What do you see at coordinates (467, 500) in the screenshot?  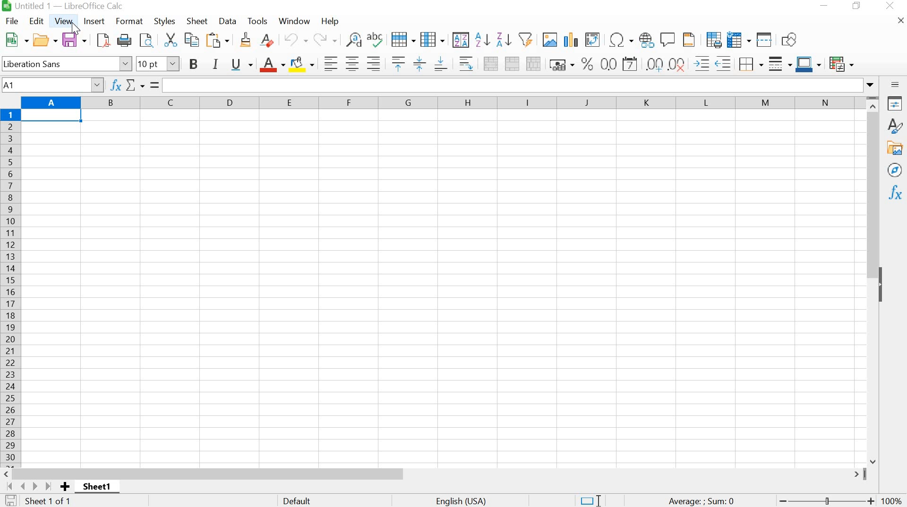 I see `TEST LANGUAGE` at bounding box center [467, 500].